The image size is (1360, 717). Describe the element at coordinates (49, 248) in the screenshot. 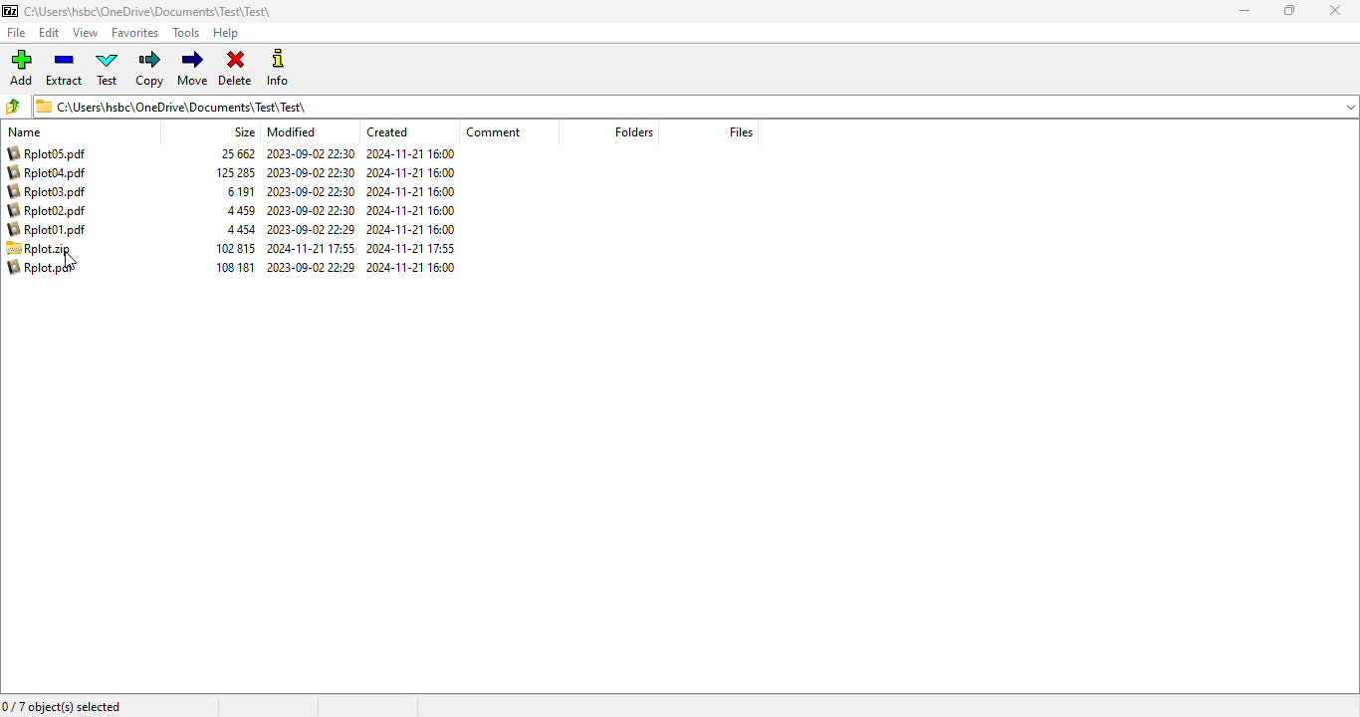

I see `Rplot.zip ` at that location.